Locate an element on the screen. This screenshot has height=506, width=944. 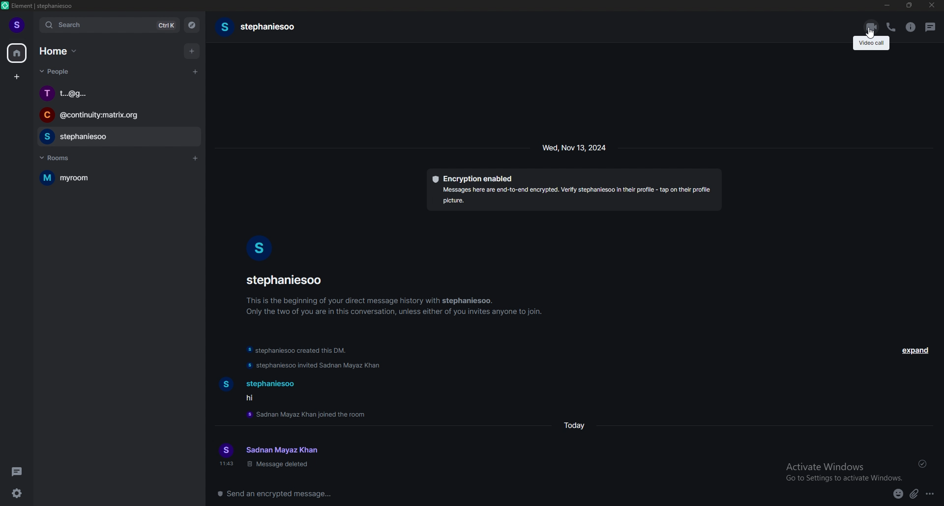
threads is located at coordinates (930, 27).